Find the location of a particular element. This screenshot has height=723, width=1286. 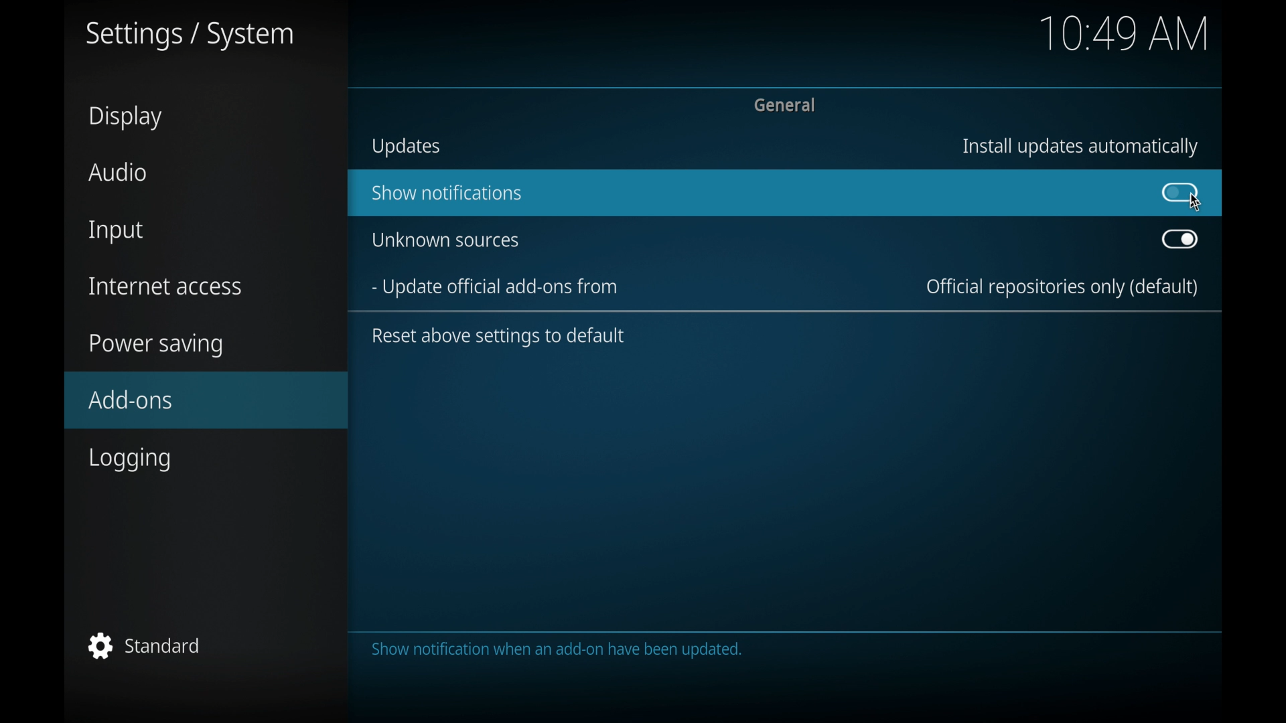

unknown sources is located at coordinates (446, 238).